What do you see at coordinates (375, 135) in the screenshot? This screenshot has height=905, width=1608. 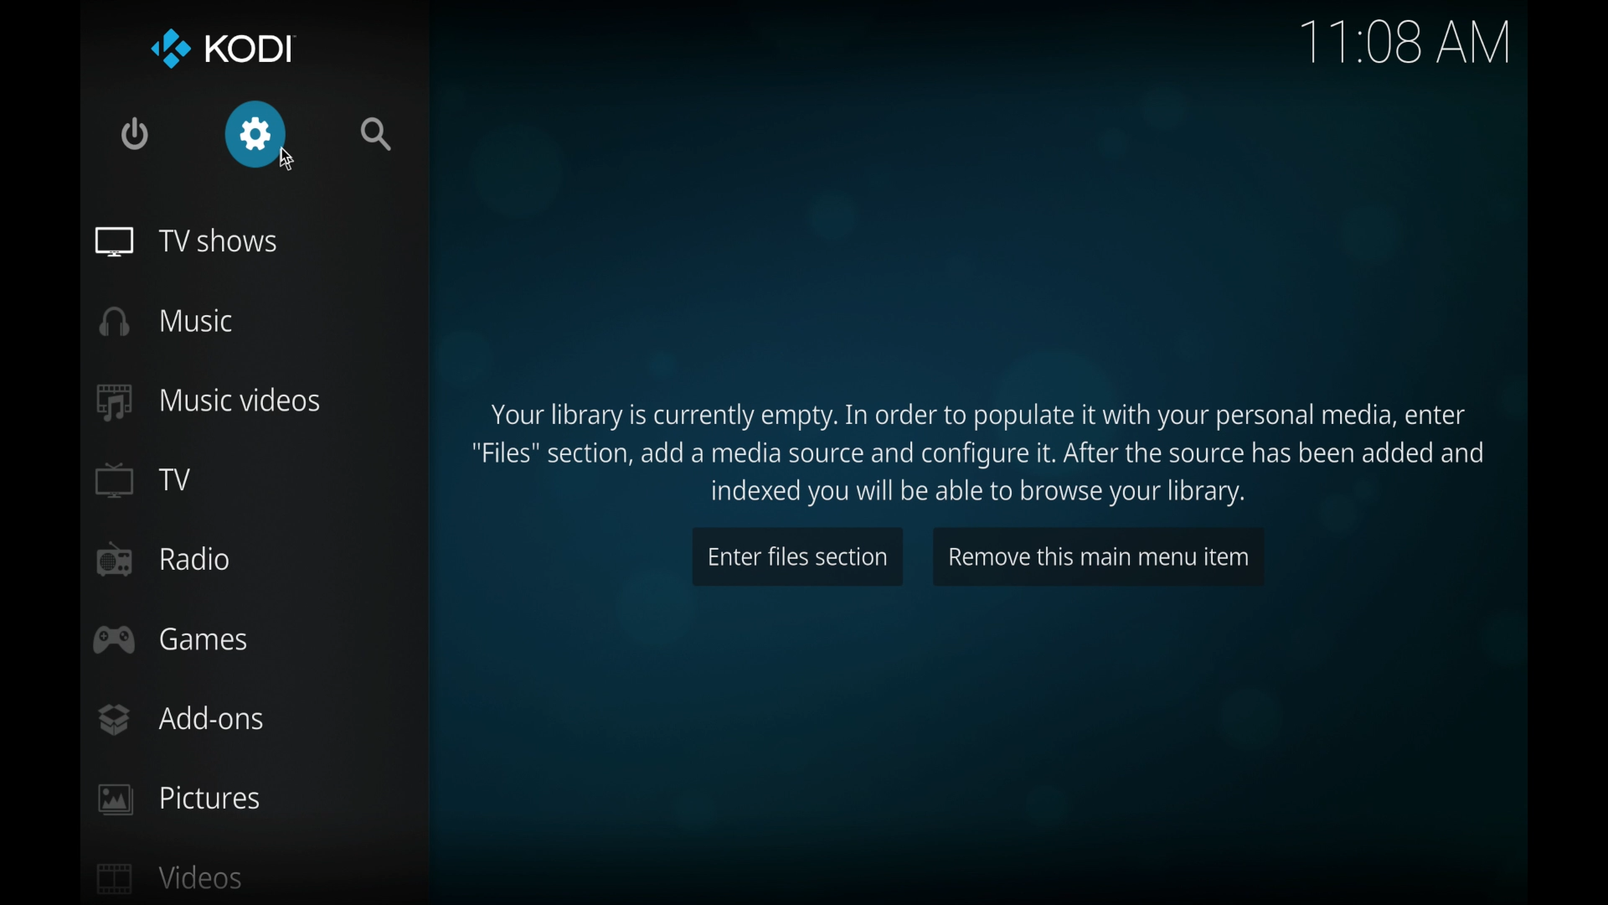 I see `search` at bounding box center [375, 135].